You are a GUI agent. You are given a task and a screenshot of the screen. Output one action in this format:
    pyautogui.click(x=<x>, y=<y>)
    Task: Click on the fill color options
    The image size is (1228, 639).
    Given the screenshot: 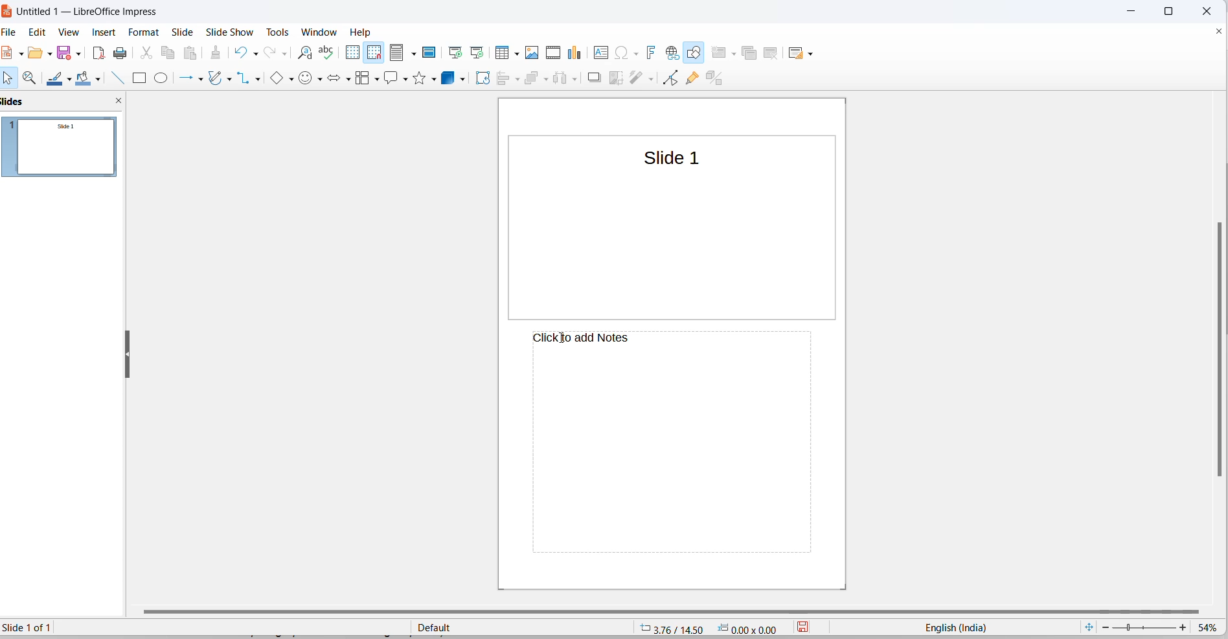 What is the action you would take?
    pyautogui.click(x=100, y=78)
    